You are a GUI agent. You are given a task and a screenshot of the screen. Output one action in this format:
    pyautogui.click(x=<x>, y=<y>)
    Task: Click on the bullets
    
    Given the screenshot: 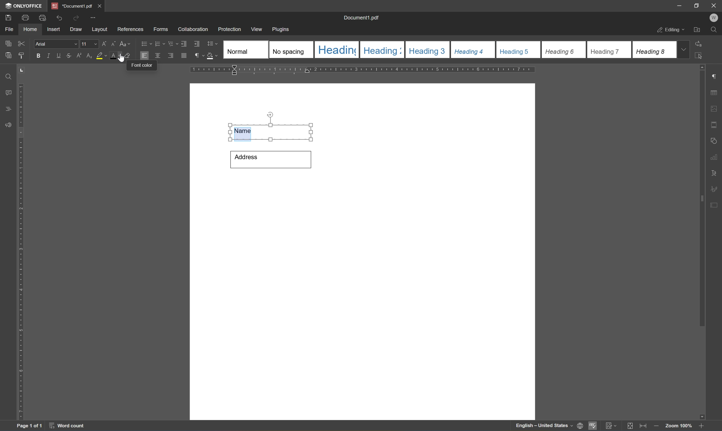 What is the action you would take?
    pyautogui.click(x=145, y=43)
    